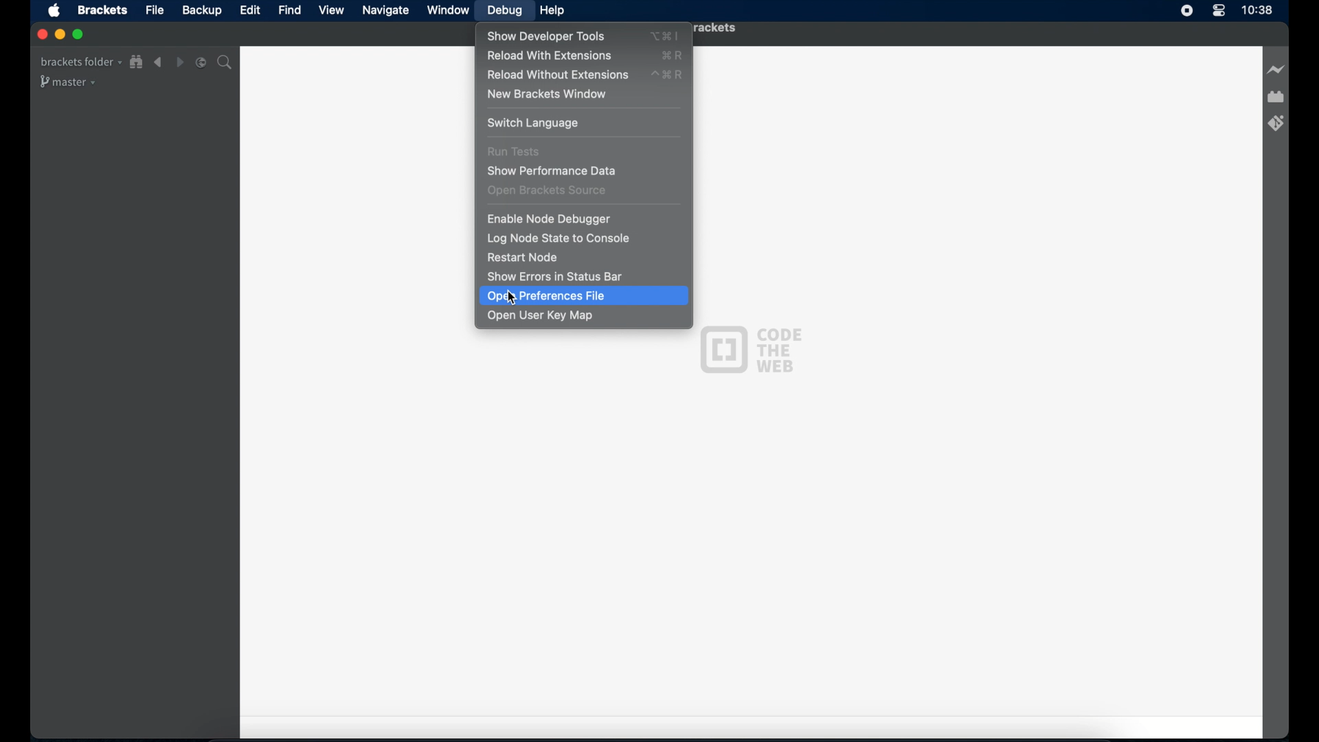  Describe the element at coordinates (550, 56) in the screenshot. I see `reload with extensions` at that location.